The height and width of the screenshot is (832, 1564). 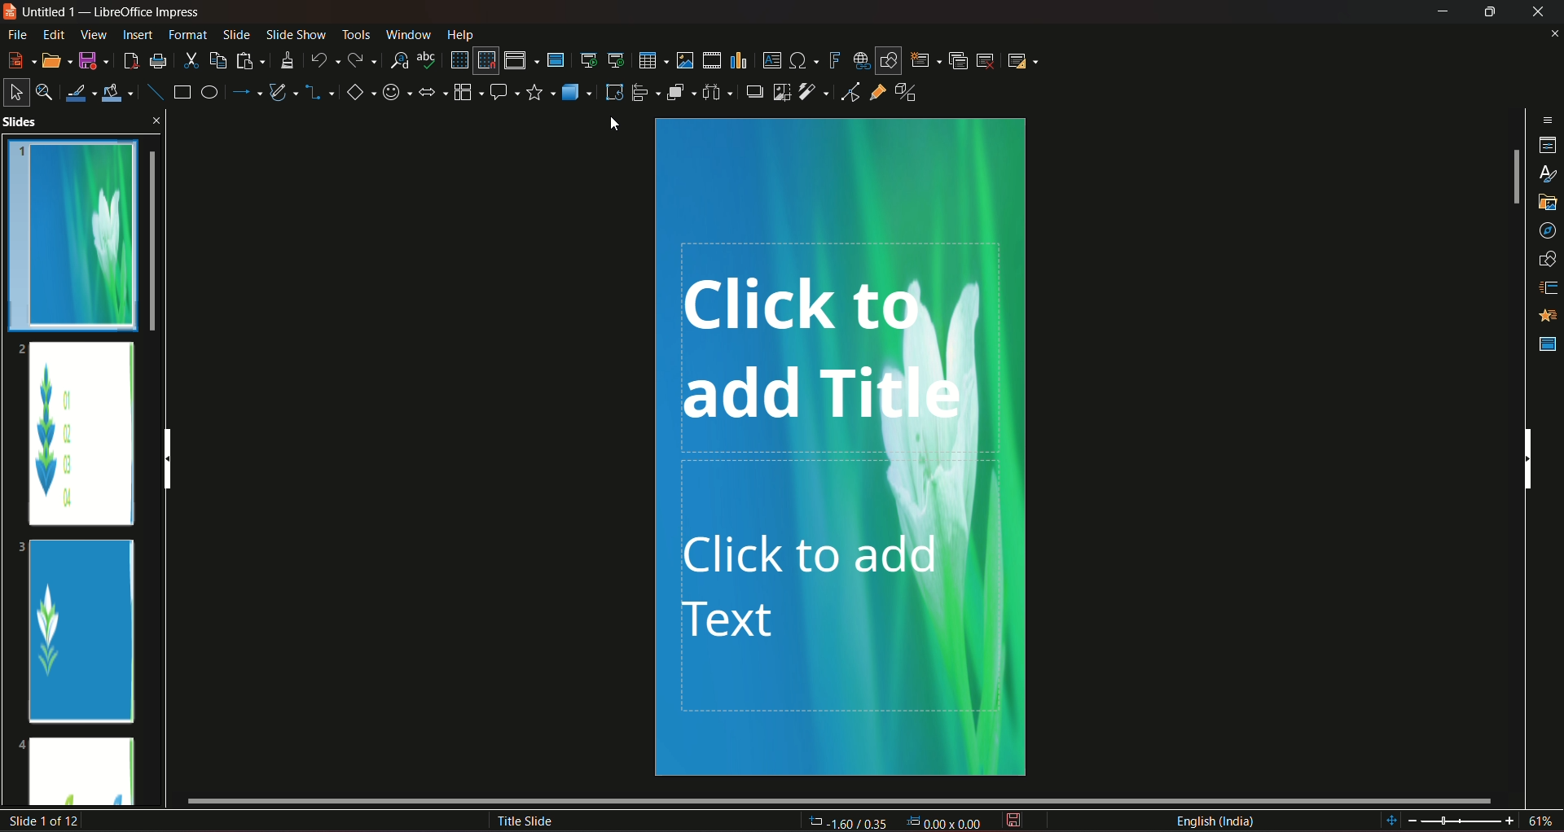 I want to click on filter, so click(x=812, y=92).